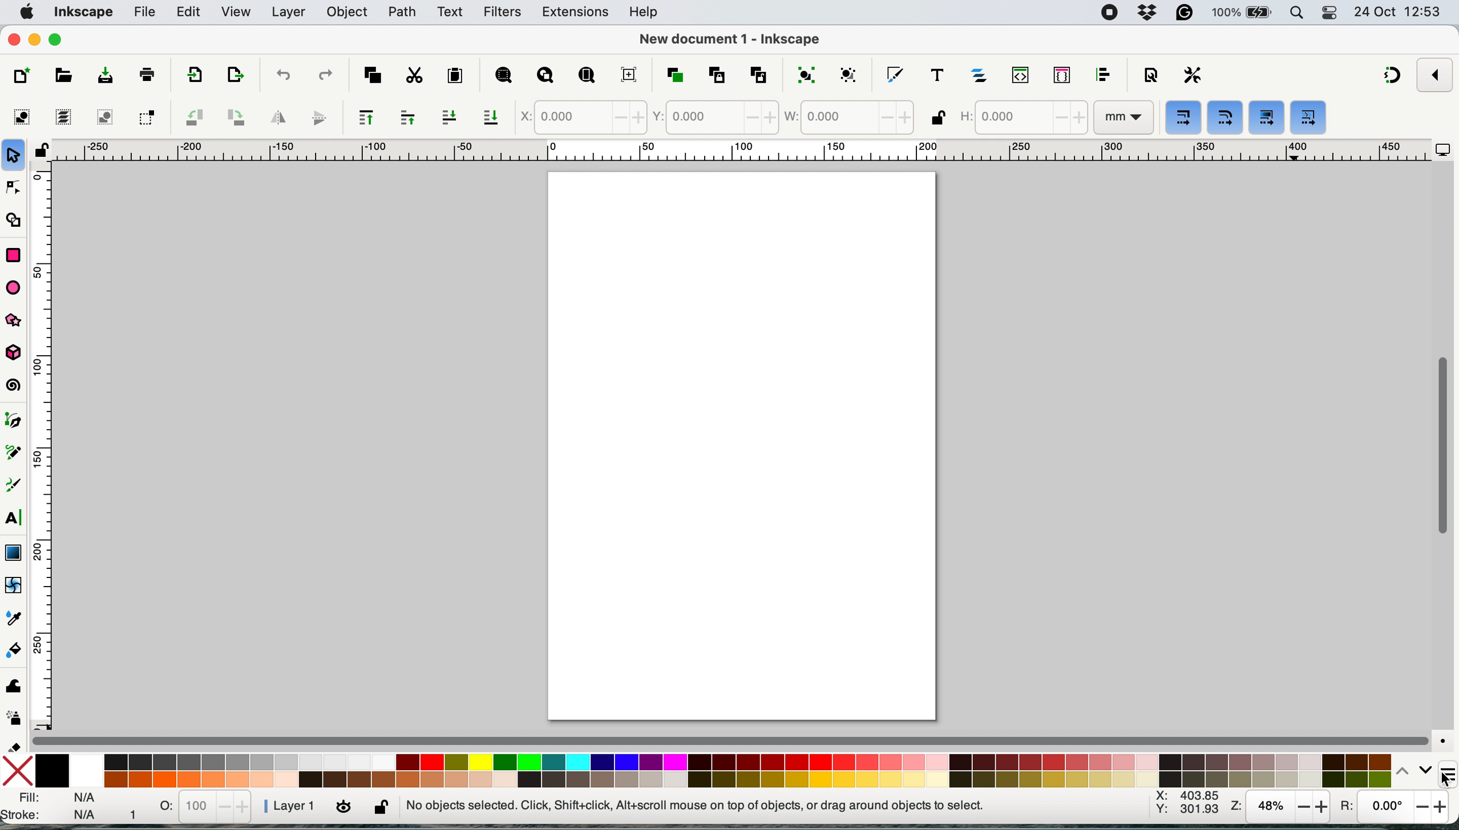 The width and height of the screenshot is (1459, 830). Describe the element at coordinates (1314, 117) in the screenshot. I see `move gradients` at that location.